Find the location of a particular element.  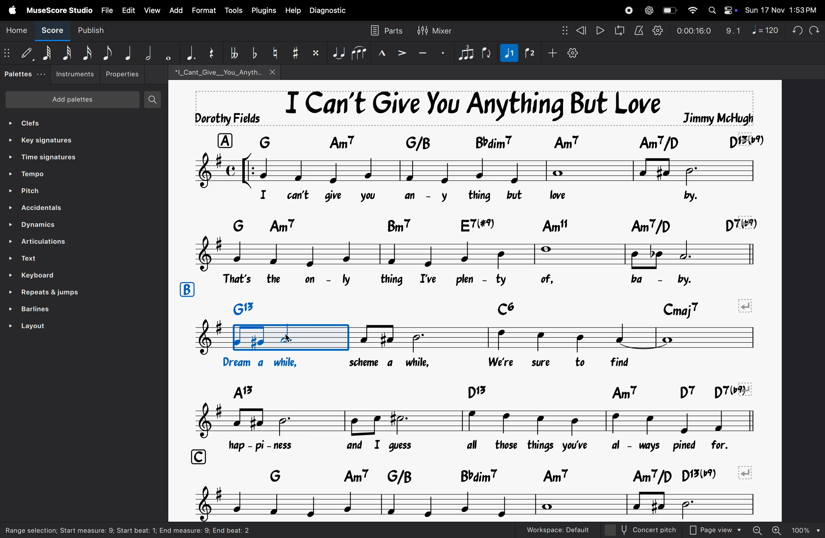

record is located at coordinates (626, 11).